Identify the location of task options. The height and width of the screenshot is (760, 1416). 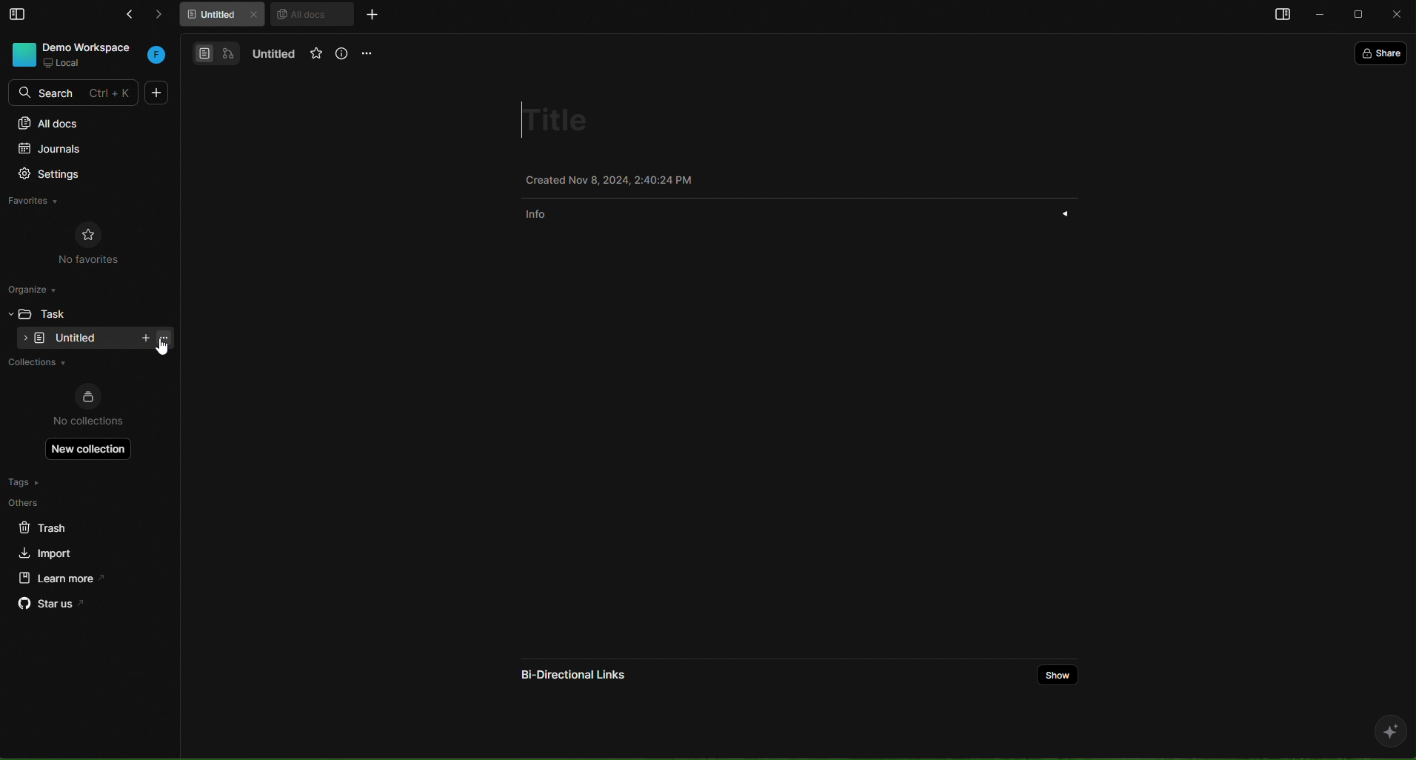
(164, 338).